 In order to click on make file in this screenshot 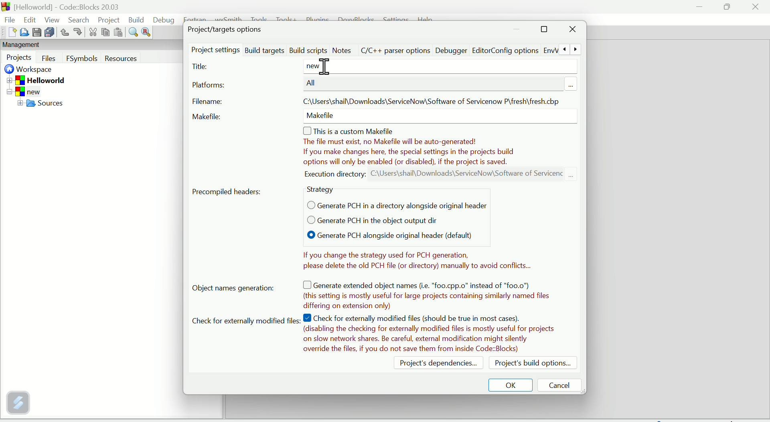, I will do `click(322, 118)`.